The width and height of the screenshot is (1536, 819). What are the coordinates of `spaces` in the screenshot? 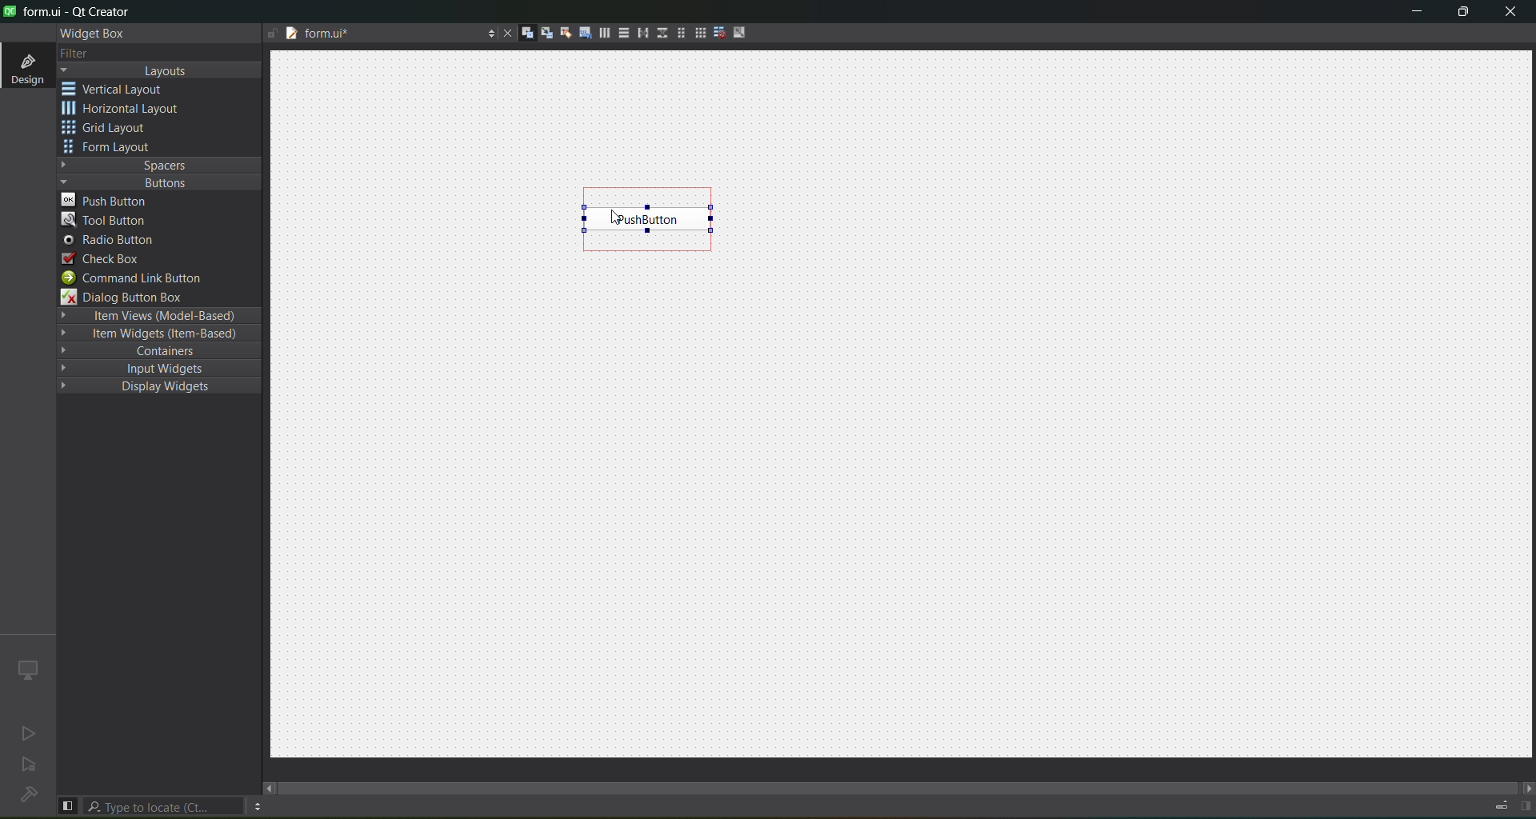 It's located at (160, 164).